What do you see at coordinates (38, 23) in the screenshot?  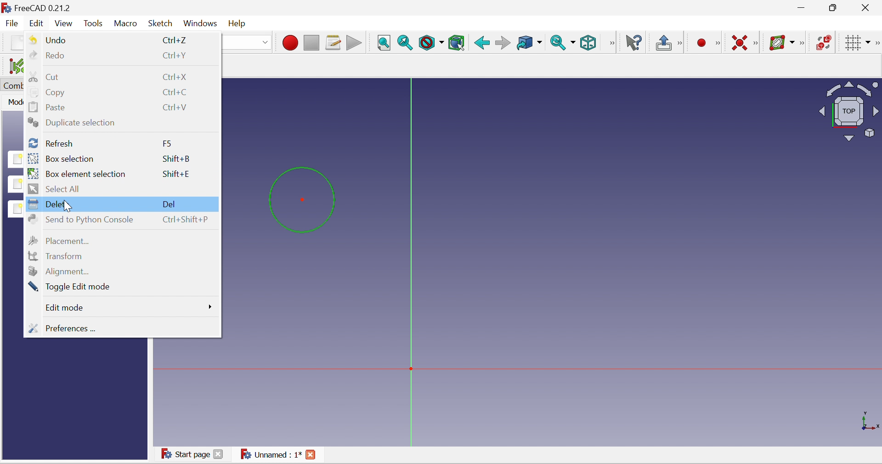 I see `Edit` at bounding box center [38, 23].